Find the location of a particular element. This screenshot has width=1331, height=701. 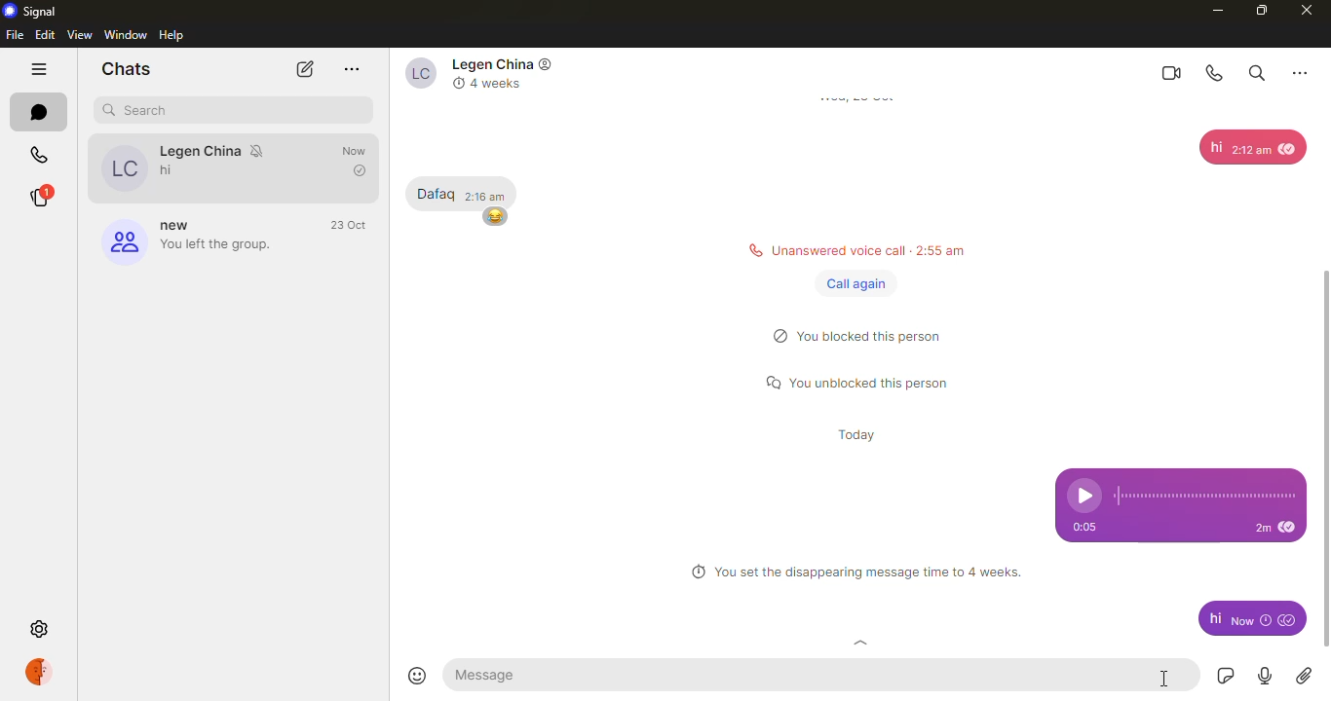

seen is located at coordinates (1289, 149).